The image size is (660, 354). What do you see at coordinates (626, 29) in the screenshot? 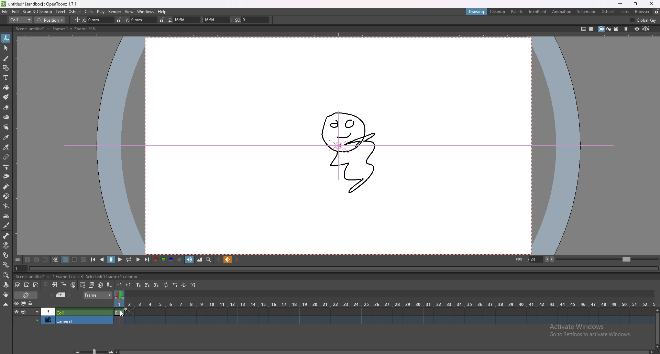
I see `freeze` at bounding box center [626, 29].